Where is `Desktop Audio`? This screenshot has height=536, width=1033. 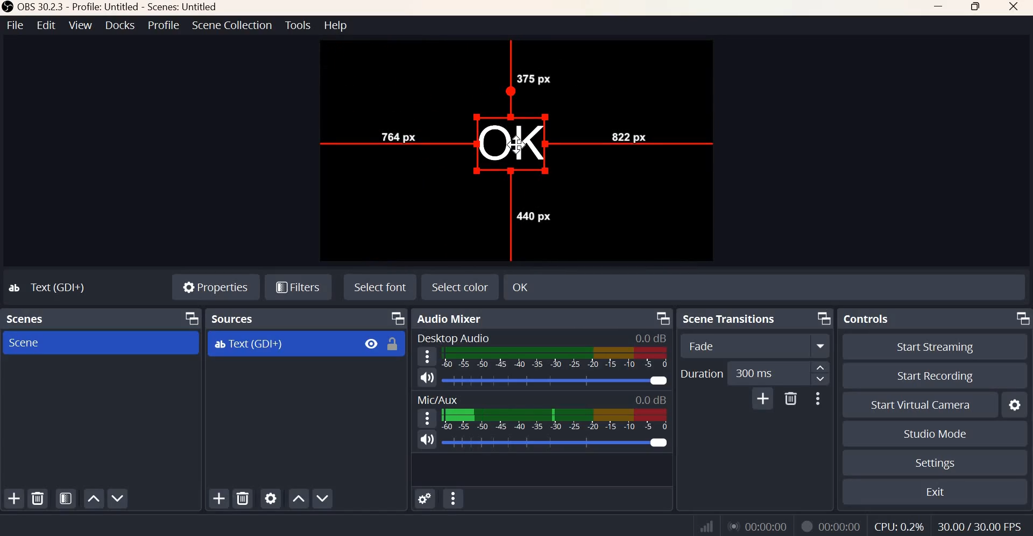
Desktop Audio is located at coordinates (452, 337).